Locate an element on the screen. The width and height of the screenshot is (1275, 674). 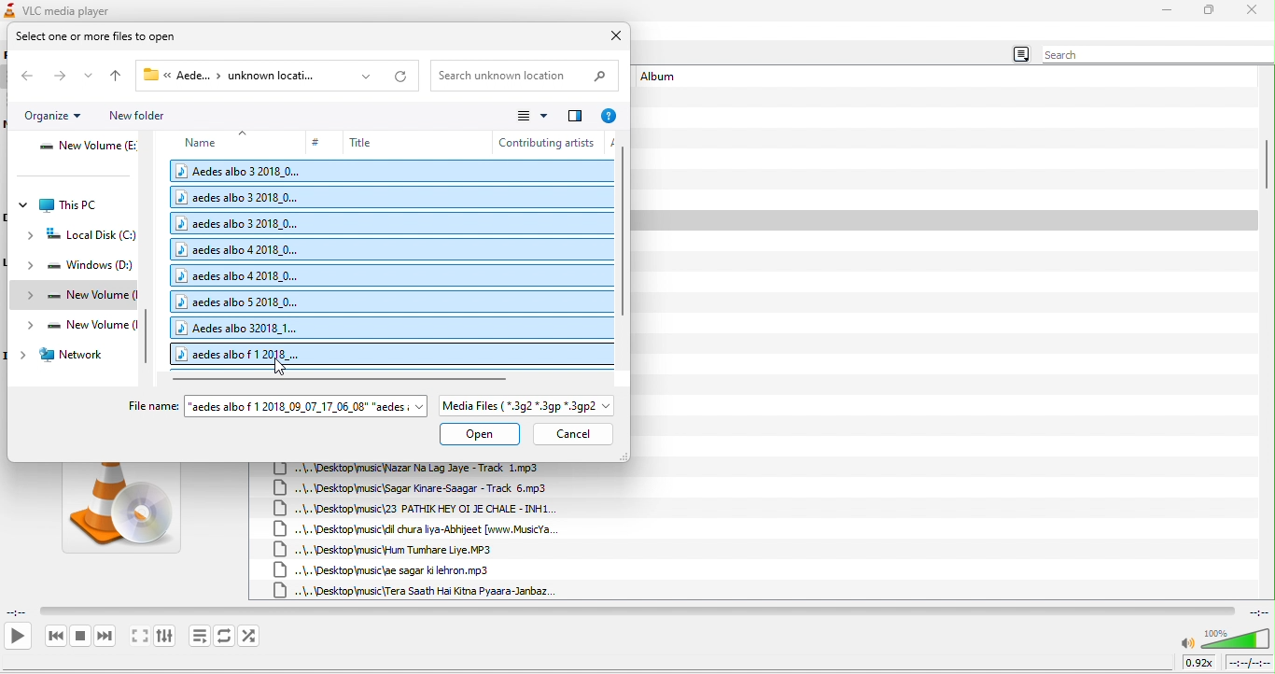
\..\Desktop\music\Nazar Na Lag Jaye - Track 1.mp3 is located at coordinates (420, 469).